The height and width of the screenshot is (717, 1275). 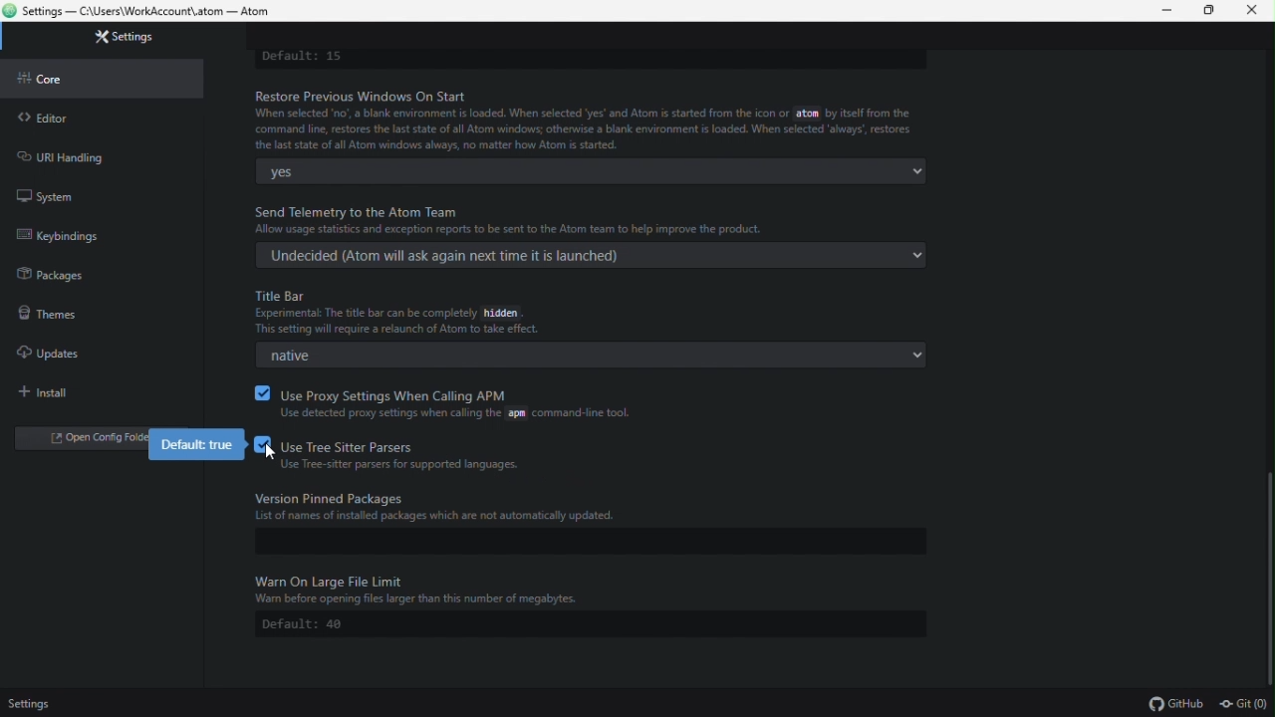 I want to click on checkbox , so click(x=260, y=444).